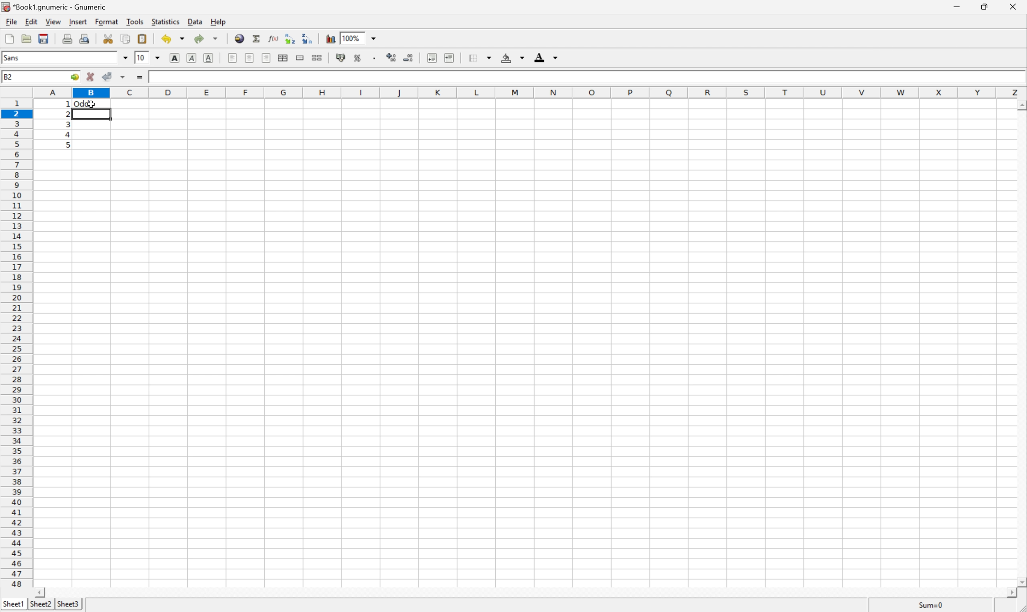 Image resolution: width=1027 pixels, height=612 pixels. What do you see at coordinates (92, 113) in the screenshot?
I see `Selected Cell` at bounding box center [92, 113].